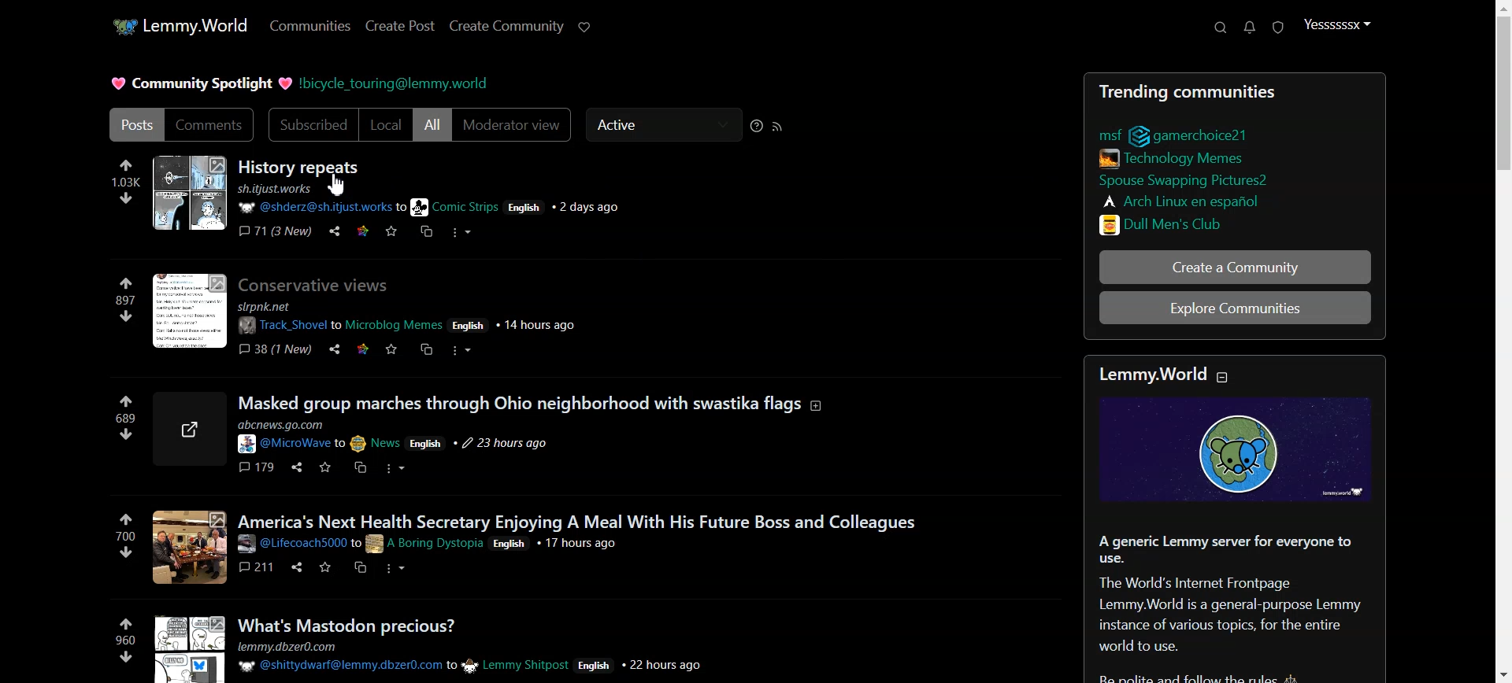  I want to click on Image, so click(1232, 448).